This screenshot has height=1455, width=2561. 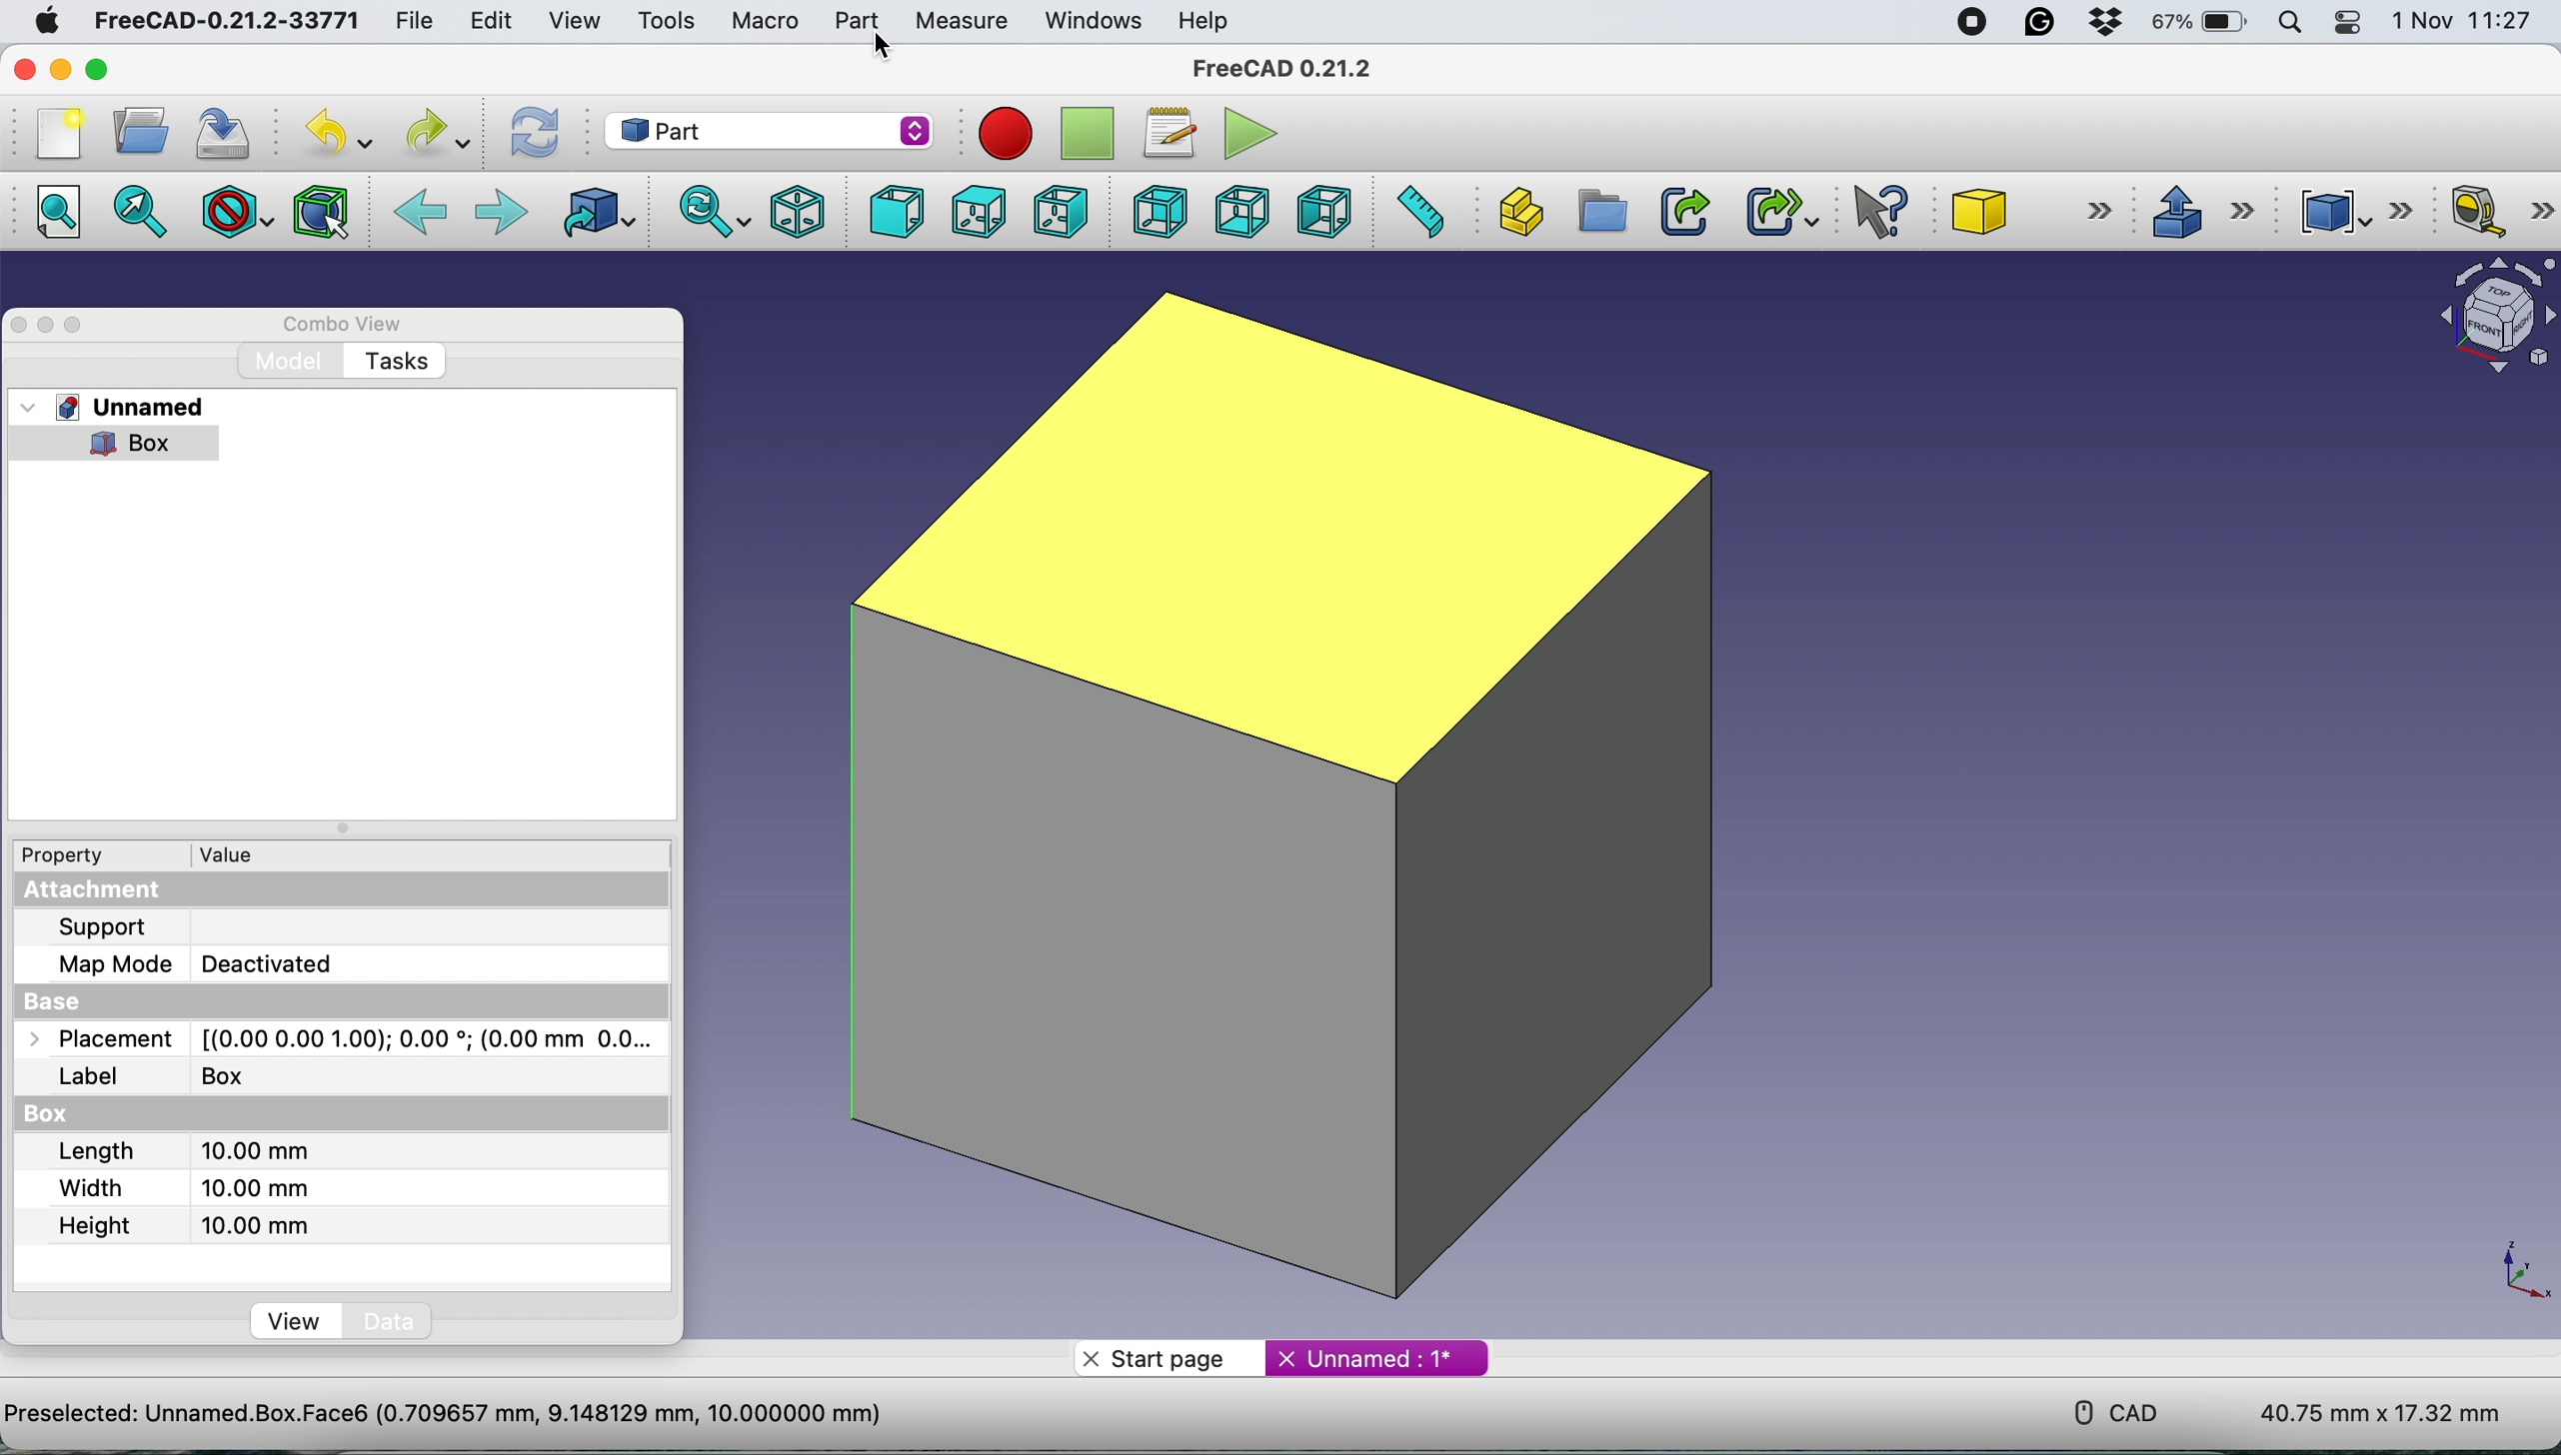 I want to click on xy coordinate, so click(x=2516, y=1265).